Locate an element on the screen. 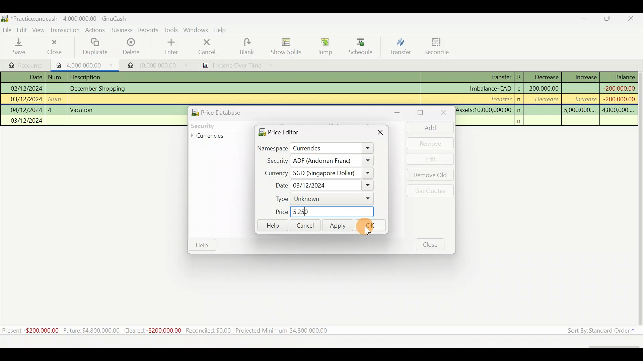 This screenshot has height=361, width=643. blank is located at coordinates (252, 46).